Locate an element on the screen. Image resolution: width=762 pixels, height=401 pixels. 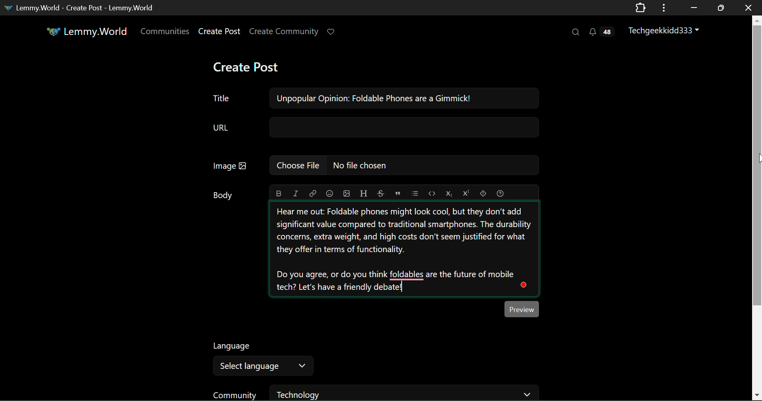
Unpopular Opinion: Foldable Phones are a Gimmick is located at coordinates (375, 98).